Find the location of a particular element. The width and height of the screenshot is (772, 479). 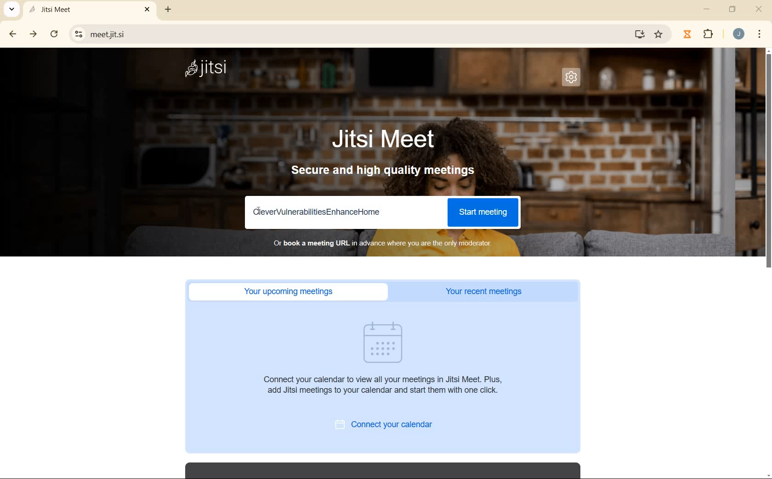

start meeting is located at coordinates (483, 212).